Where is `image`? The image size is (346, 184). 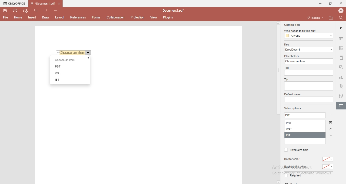
image is located at coordinates (342, 49).